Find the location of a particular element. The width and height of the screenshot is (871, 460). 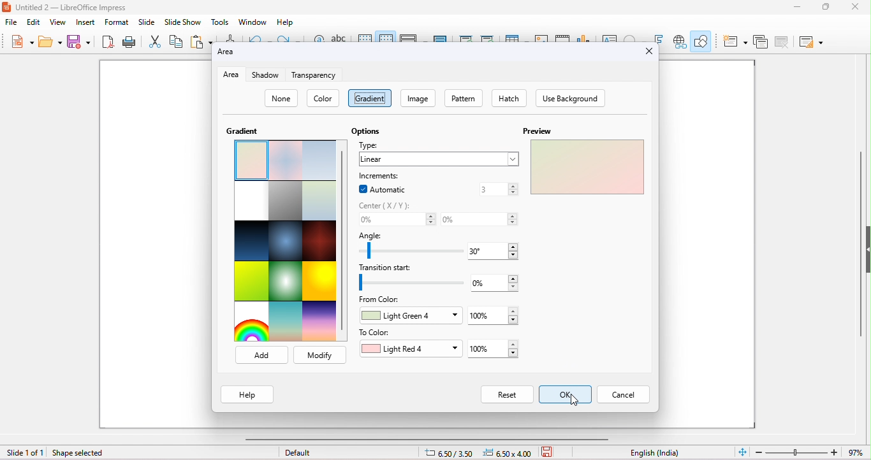

paste is located at coordinates (201, 40).